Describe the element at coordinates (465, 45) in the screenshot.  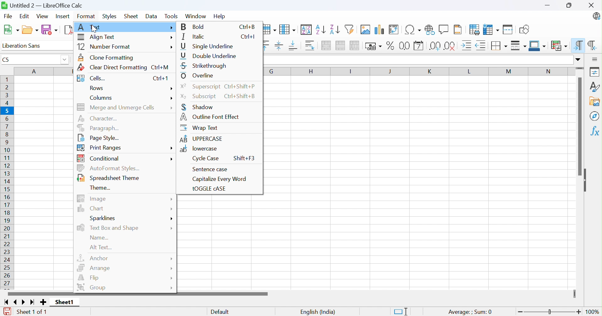
I see `Increase indent` at that location.